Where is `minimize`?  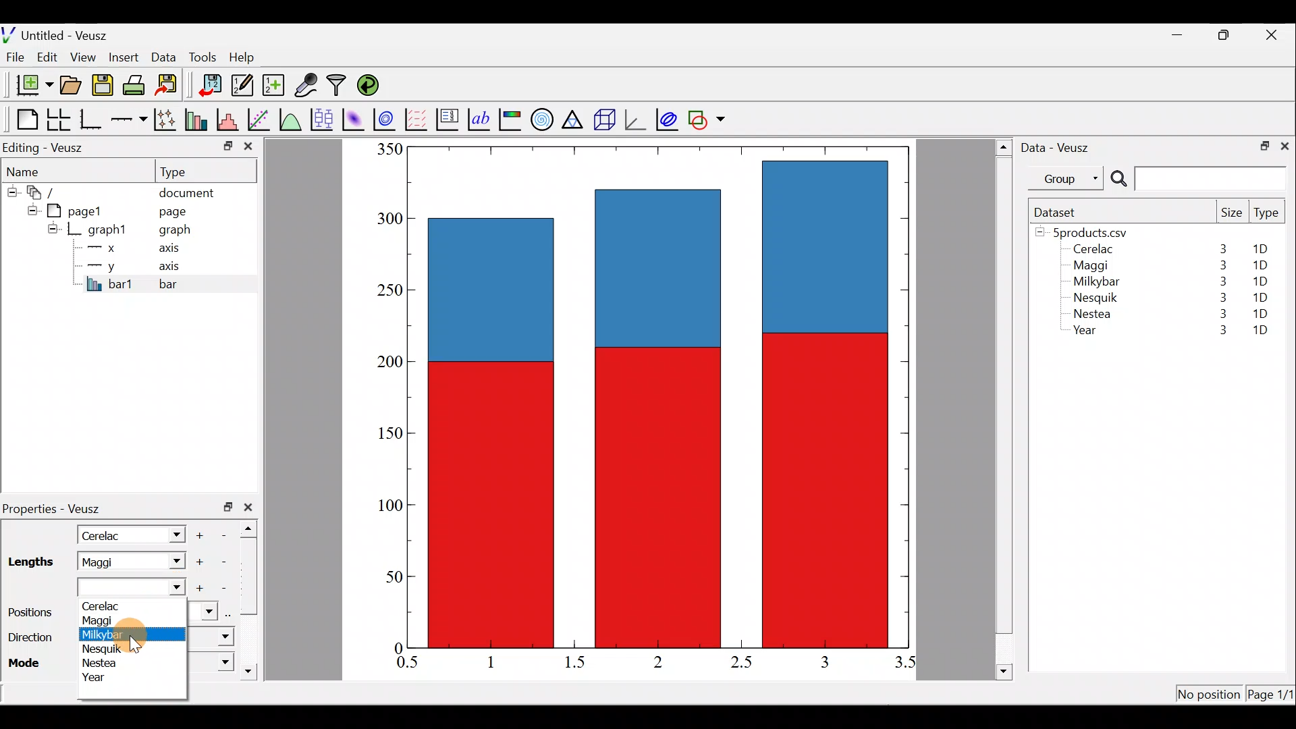
minimize is located at coordinates (1184, 34).